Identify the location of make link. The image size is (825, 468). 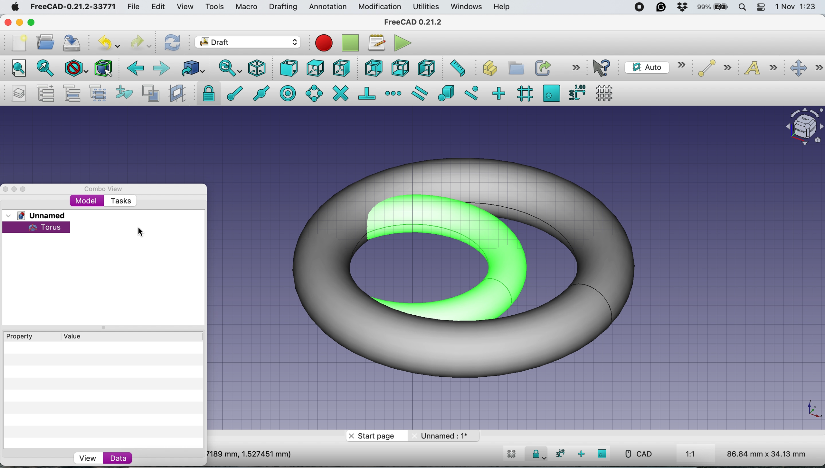
(542, 67).